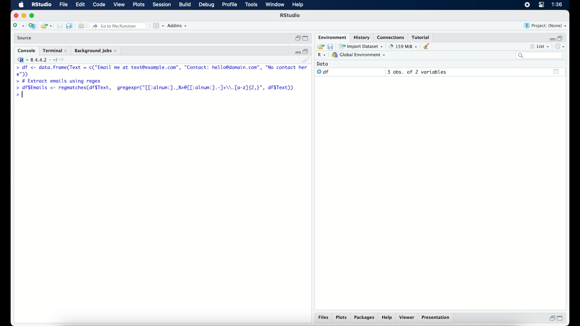 This screenshot has height=326, width=580. I want to click on help, so click(387, 318).